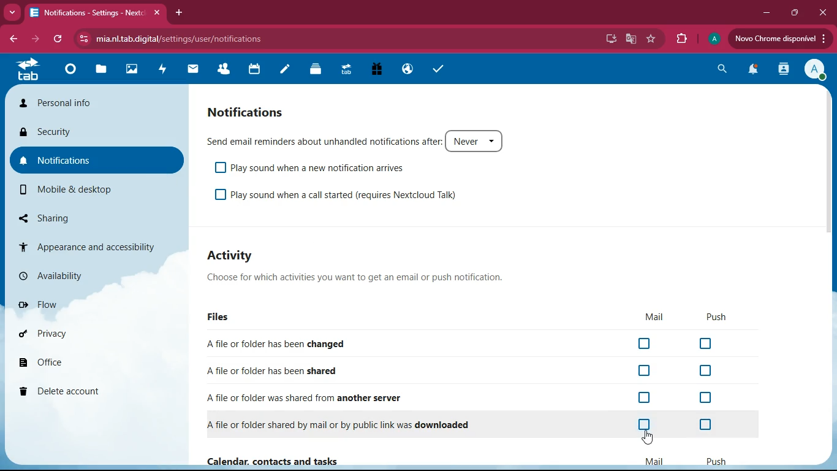  I want to click on shared, so click(279, 368).